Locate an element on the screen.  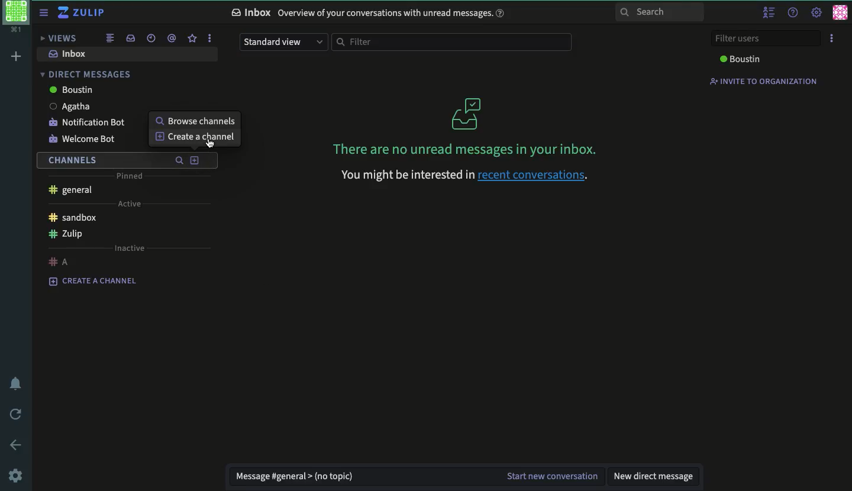
channels is located at coordinates (67, 159).